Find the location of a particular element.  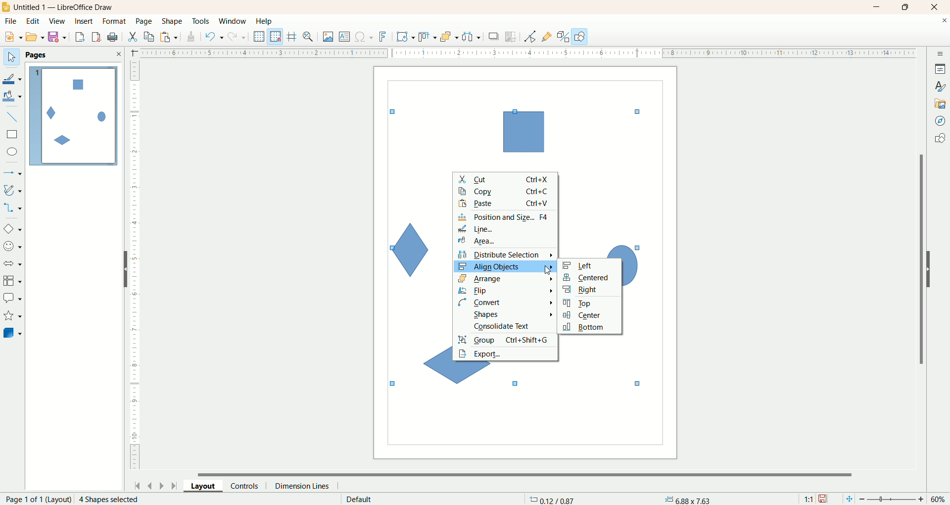

scale bar is located at coordinates (135, 267).